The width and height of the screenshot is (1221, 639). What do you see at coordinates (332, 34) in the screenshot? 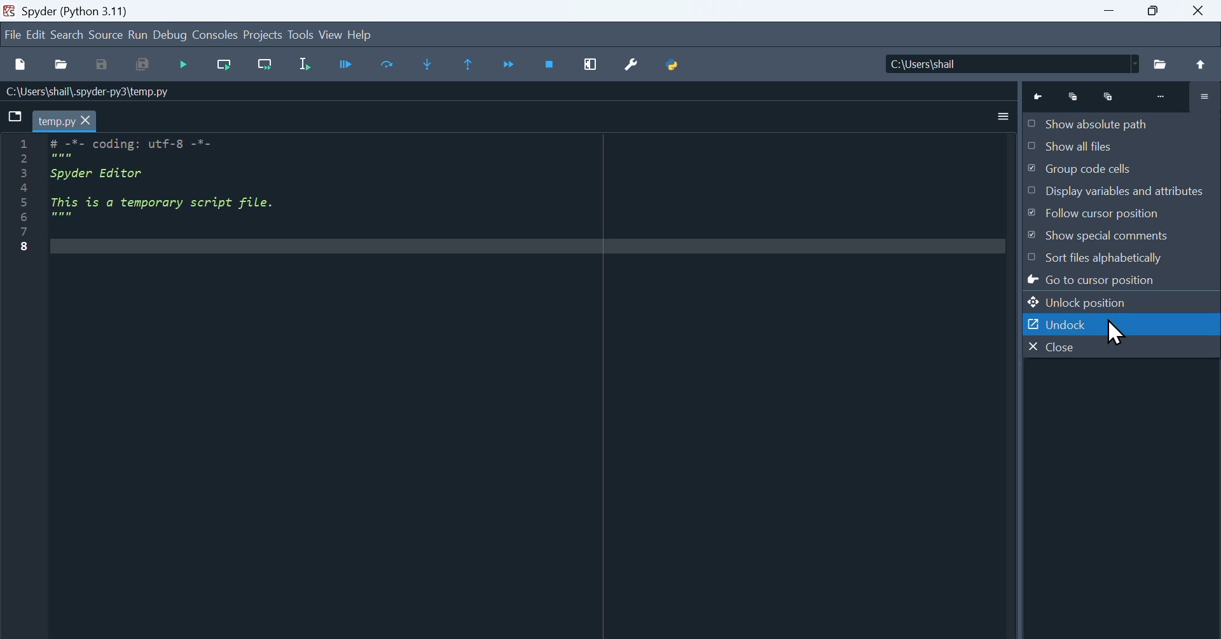
I see `View` at bounding box center [332, 34].